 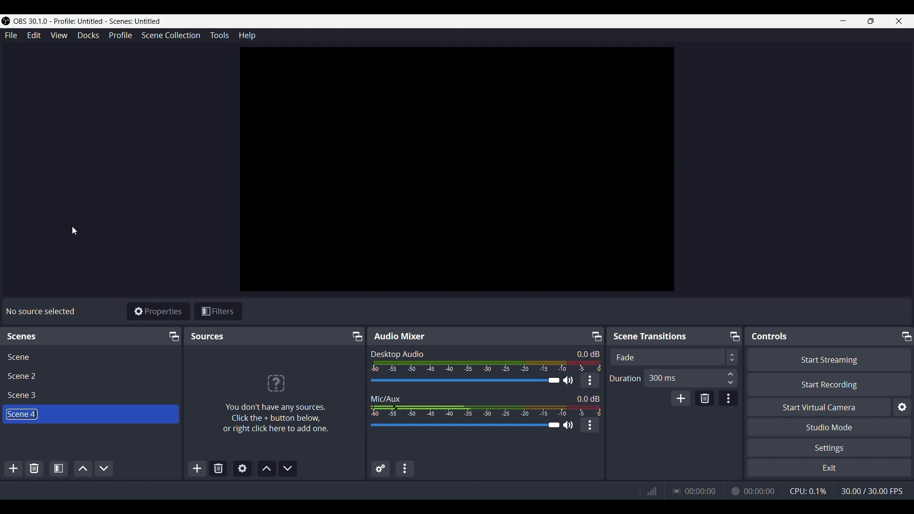 I want to click on  Undock/Pop-out icon, so click(x=596, y=336).